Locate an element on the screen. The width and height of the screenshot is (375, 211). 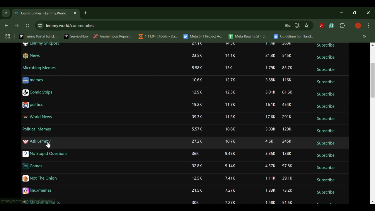
ServiceNow is located at coordinates (76, 36).